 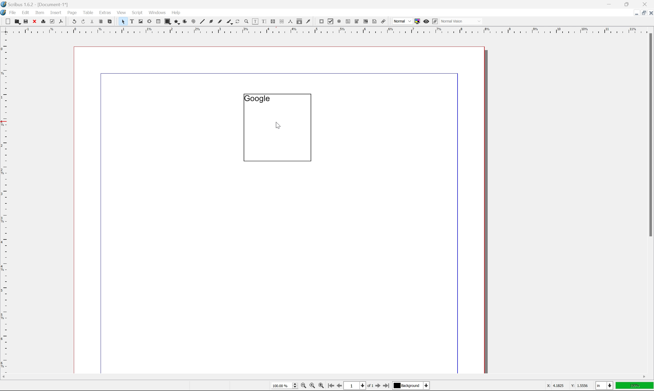 I want to click on preflight verifier, so click(x=52, y=21).